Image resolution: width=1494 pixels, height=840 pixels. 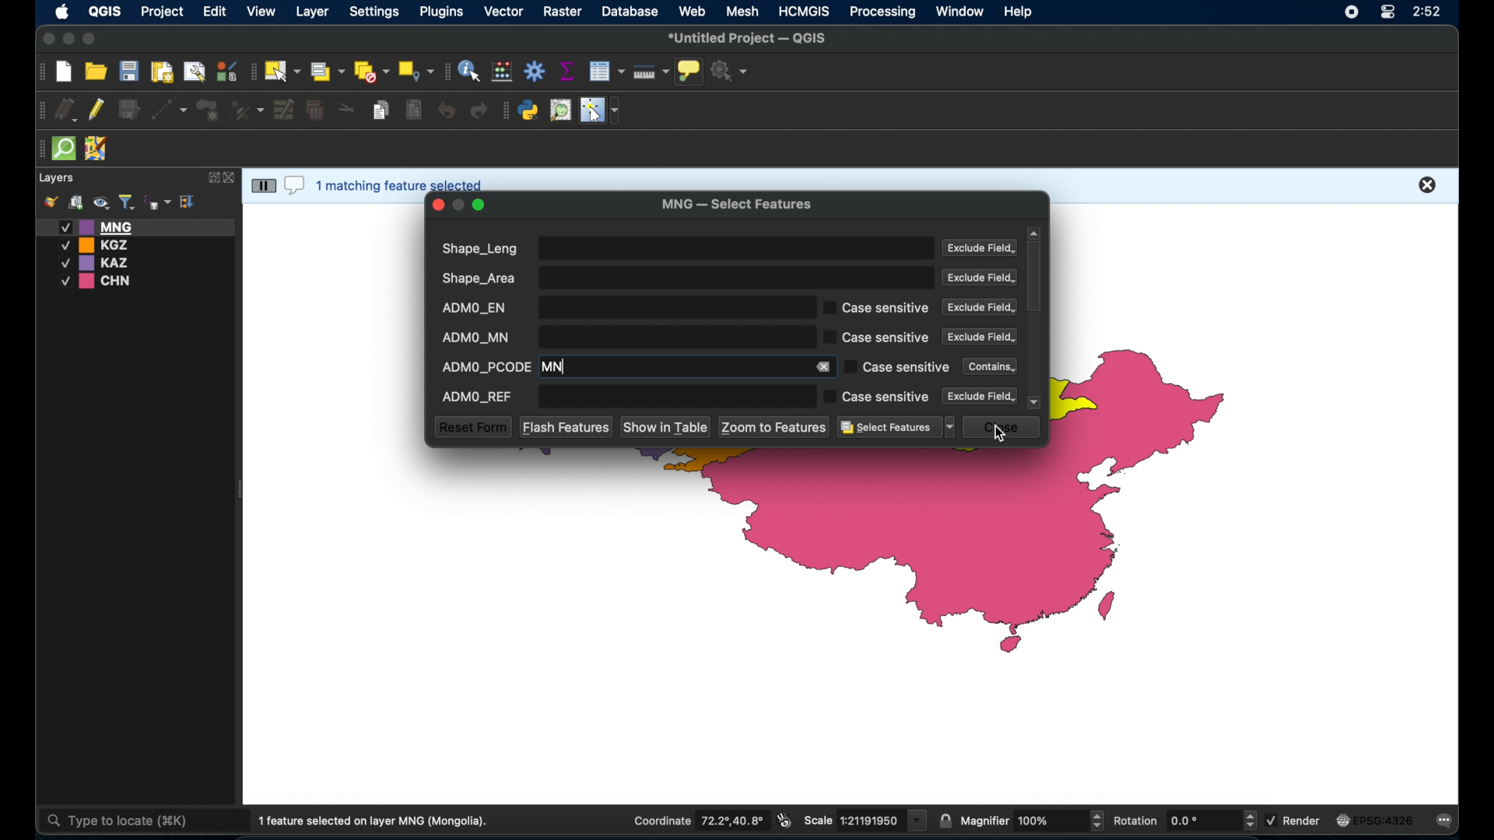 What do you see at coordinates (262, 12) in the screenshot?
I see `view` at bounding box center [262, 12].